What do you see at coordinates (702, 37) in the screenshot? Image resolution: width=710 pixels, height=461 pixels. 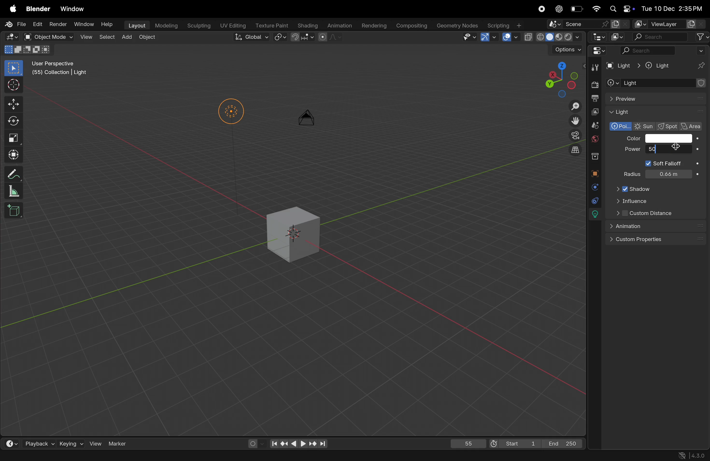 I see `filter` at bounding box center [702, 37].